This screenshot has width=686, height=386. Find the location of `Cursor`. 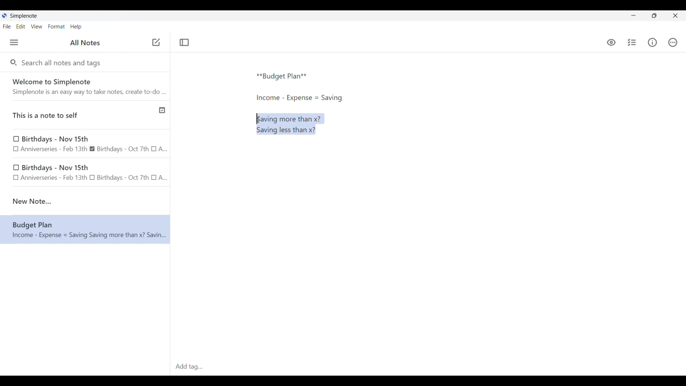

Cursor is located at coordinates (258, 120).